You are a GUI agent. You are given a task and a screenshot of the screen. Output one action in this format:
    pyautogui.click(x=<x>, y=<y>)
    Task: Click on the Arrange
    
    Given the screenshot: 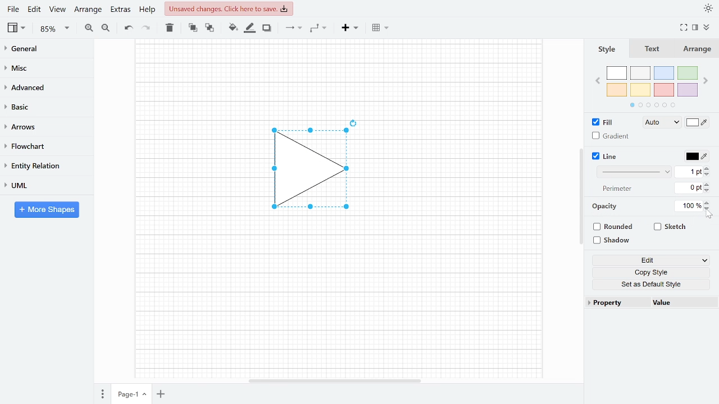 What is the action you would take?
    pyautogui.click(x=696, y=49)
    